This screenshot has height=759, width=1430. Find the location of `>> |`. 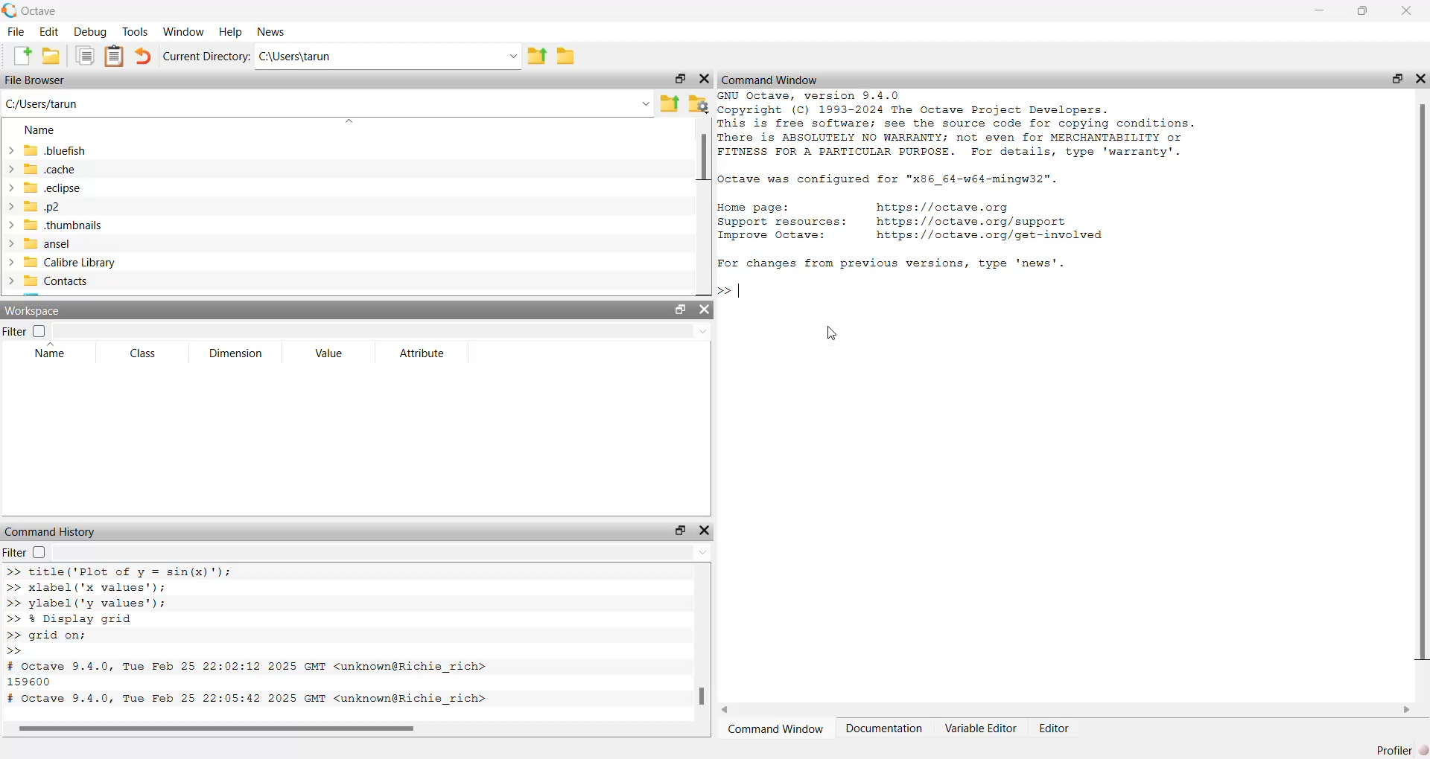

>> | is located at coordinates (732, 290).